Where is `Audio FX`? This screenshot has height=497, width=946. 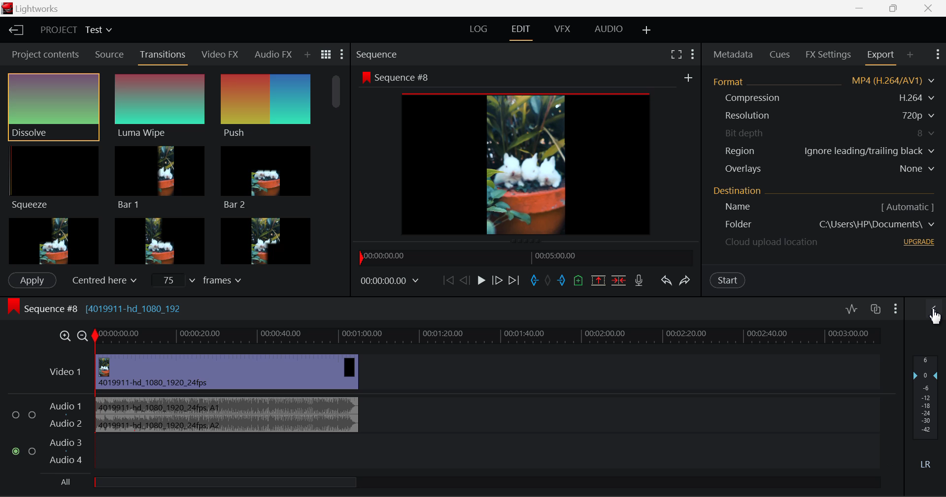
Audio FX is located at coordinates (274, 56).